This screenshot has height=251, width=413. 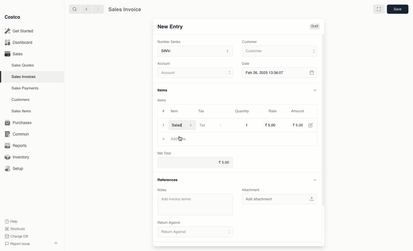 I want to click on 5.00, so click(x=271, y=125).